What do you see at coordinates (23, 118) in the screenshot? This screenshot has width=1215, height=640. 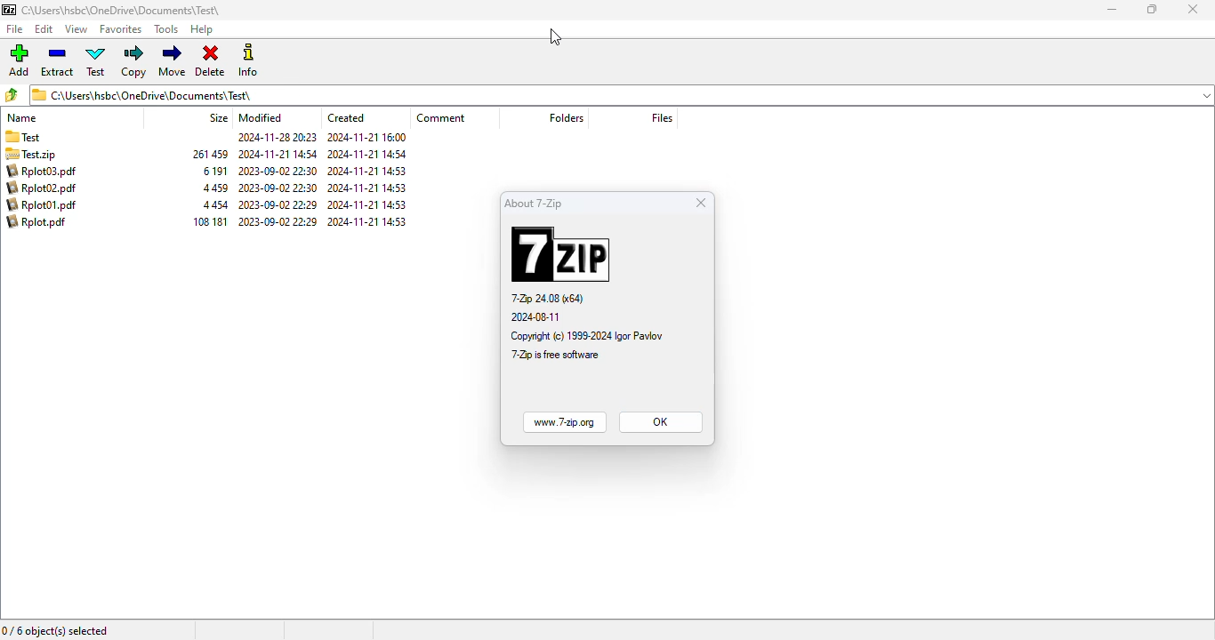 I see `name` at bounding box center [23, 118].